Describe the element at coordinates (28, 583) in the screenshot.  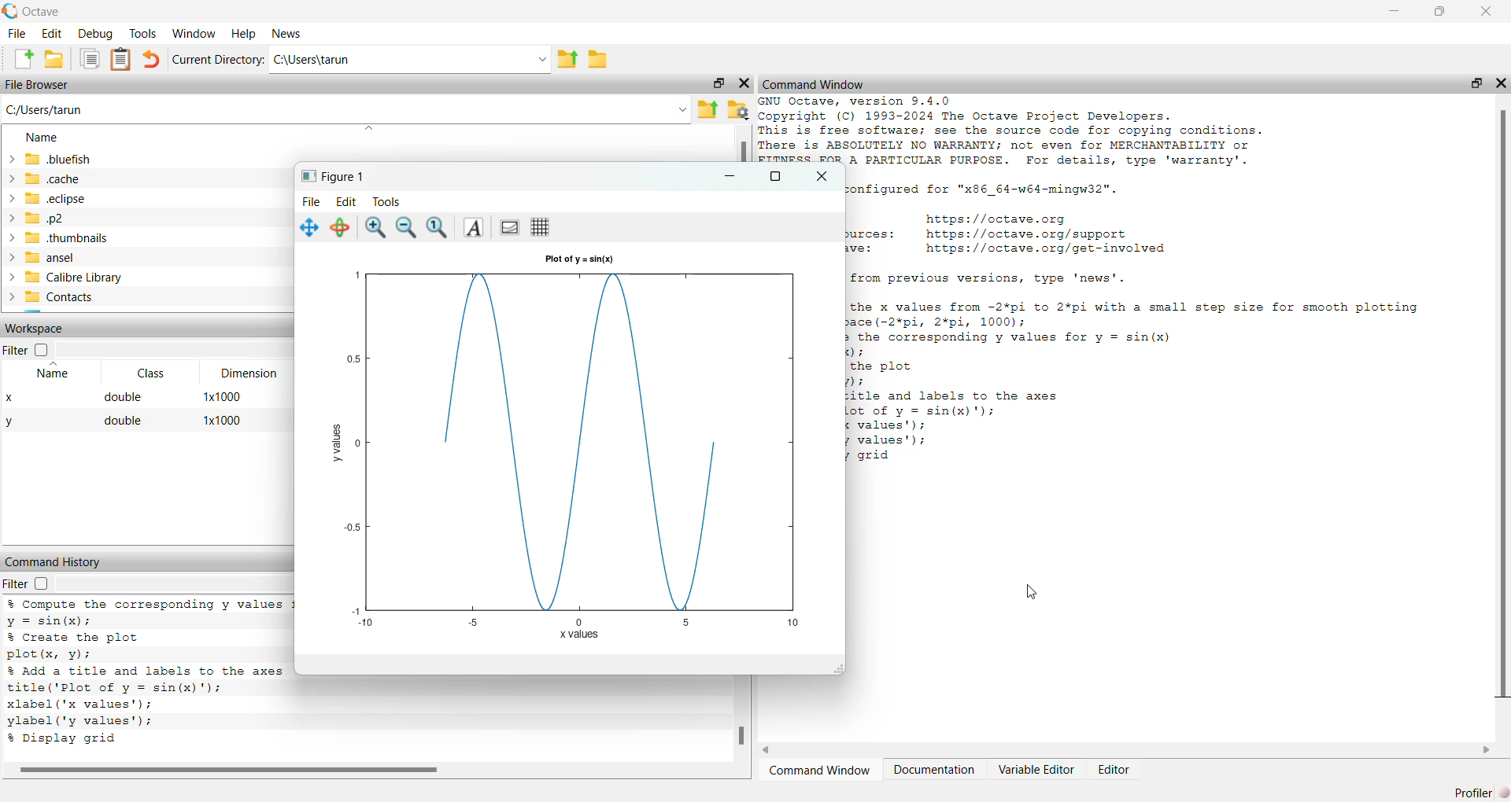
I see `Filter checkbox` at that location.